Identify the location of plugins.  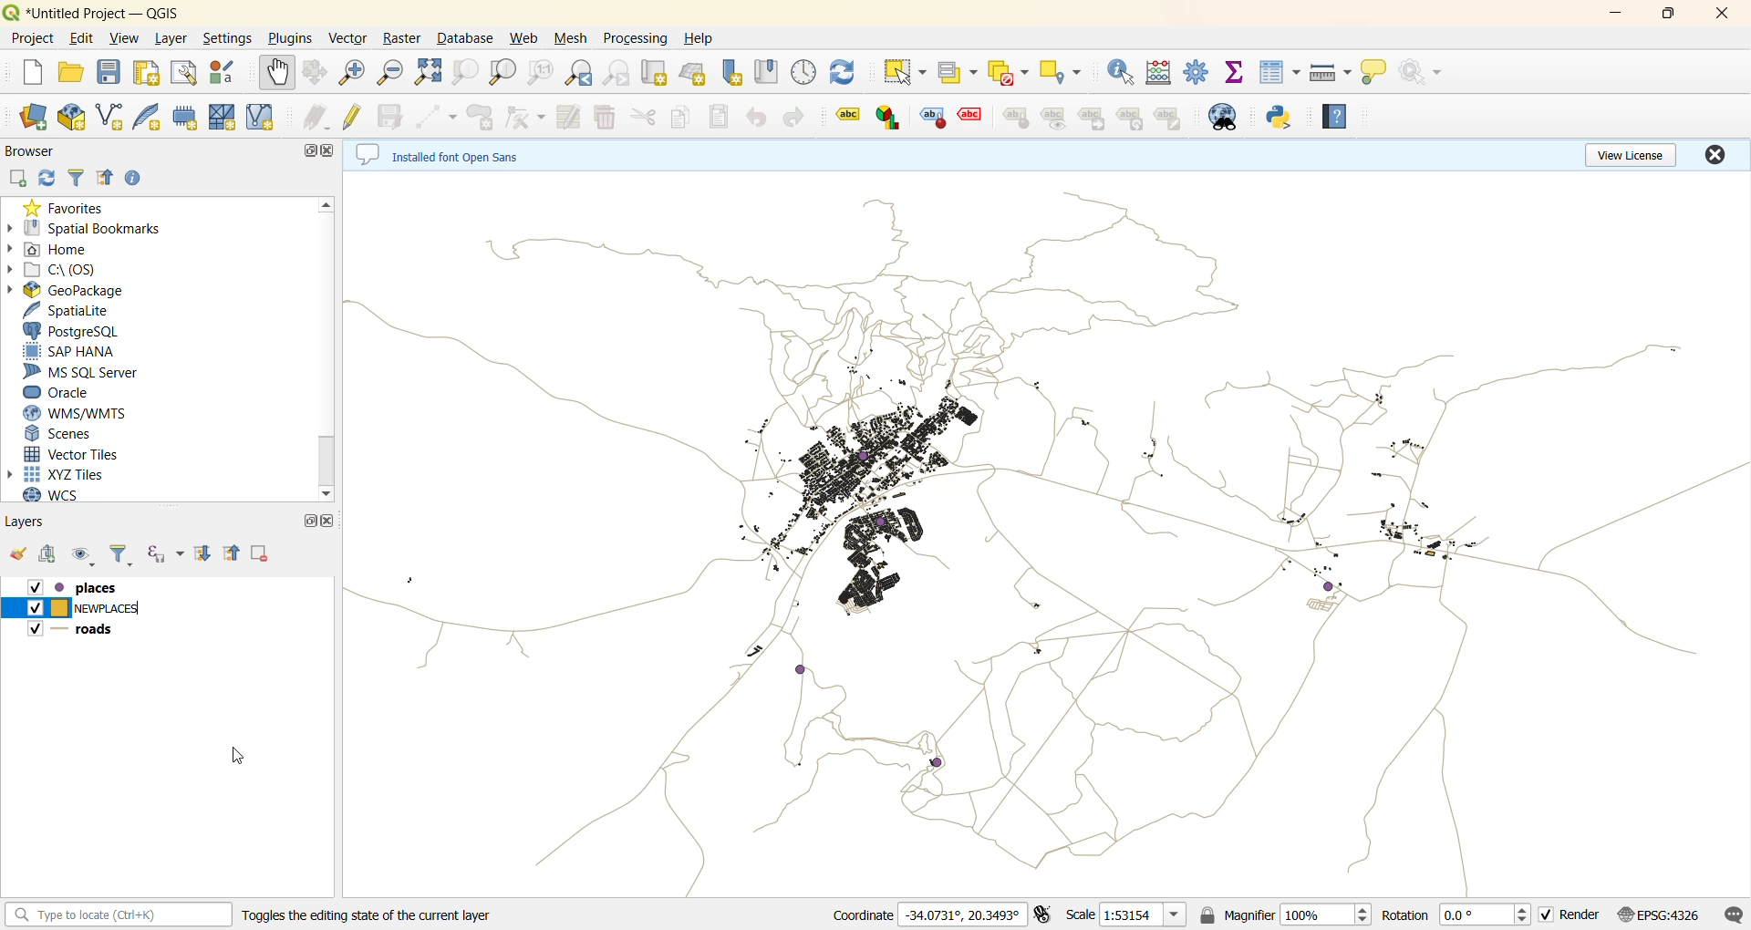
(289, 36).